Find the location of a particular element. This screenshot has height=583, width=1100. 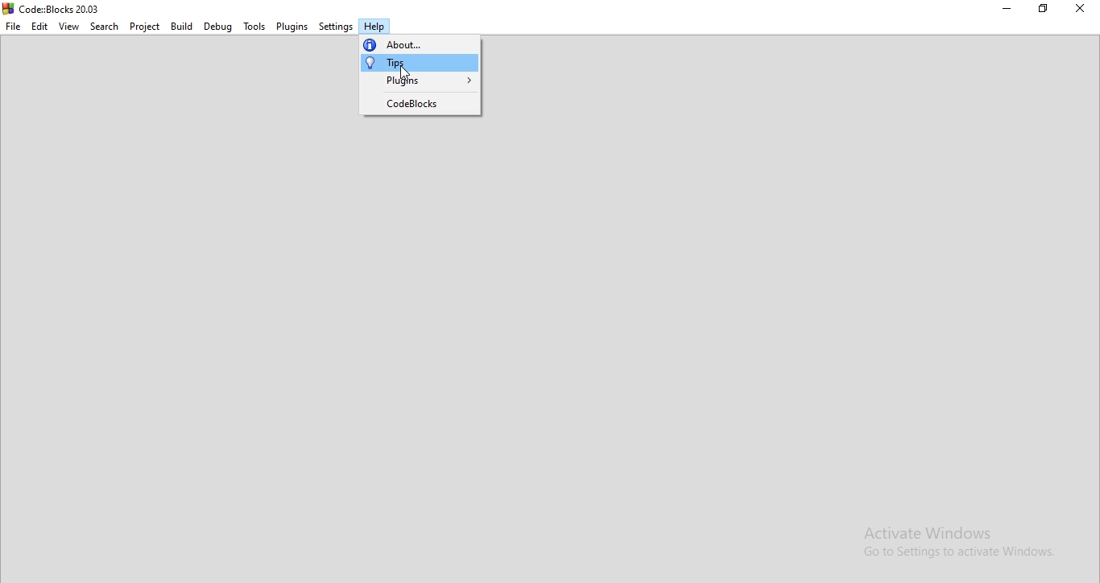

Minimise is located at coordinates (1008, 10).